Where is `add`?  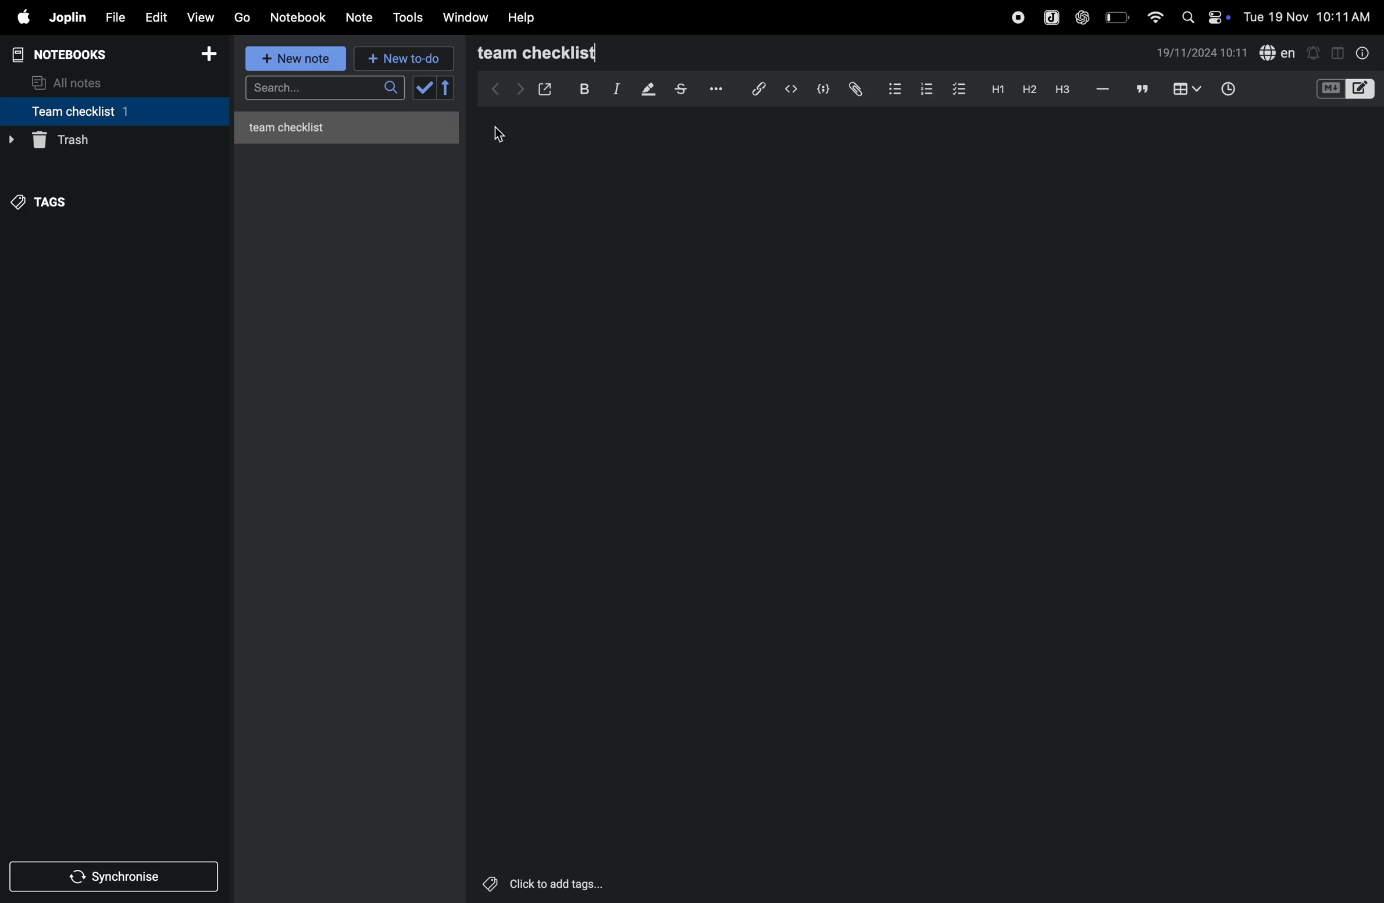
add is located at coordinates (214, 54).